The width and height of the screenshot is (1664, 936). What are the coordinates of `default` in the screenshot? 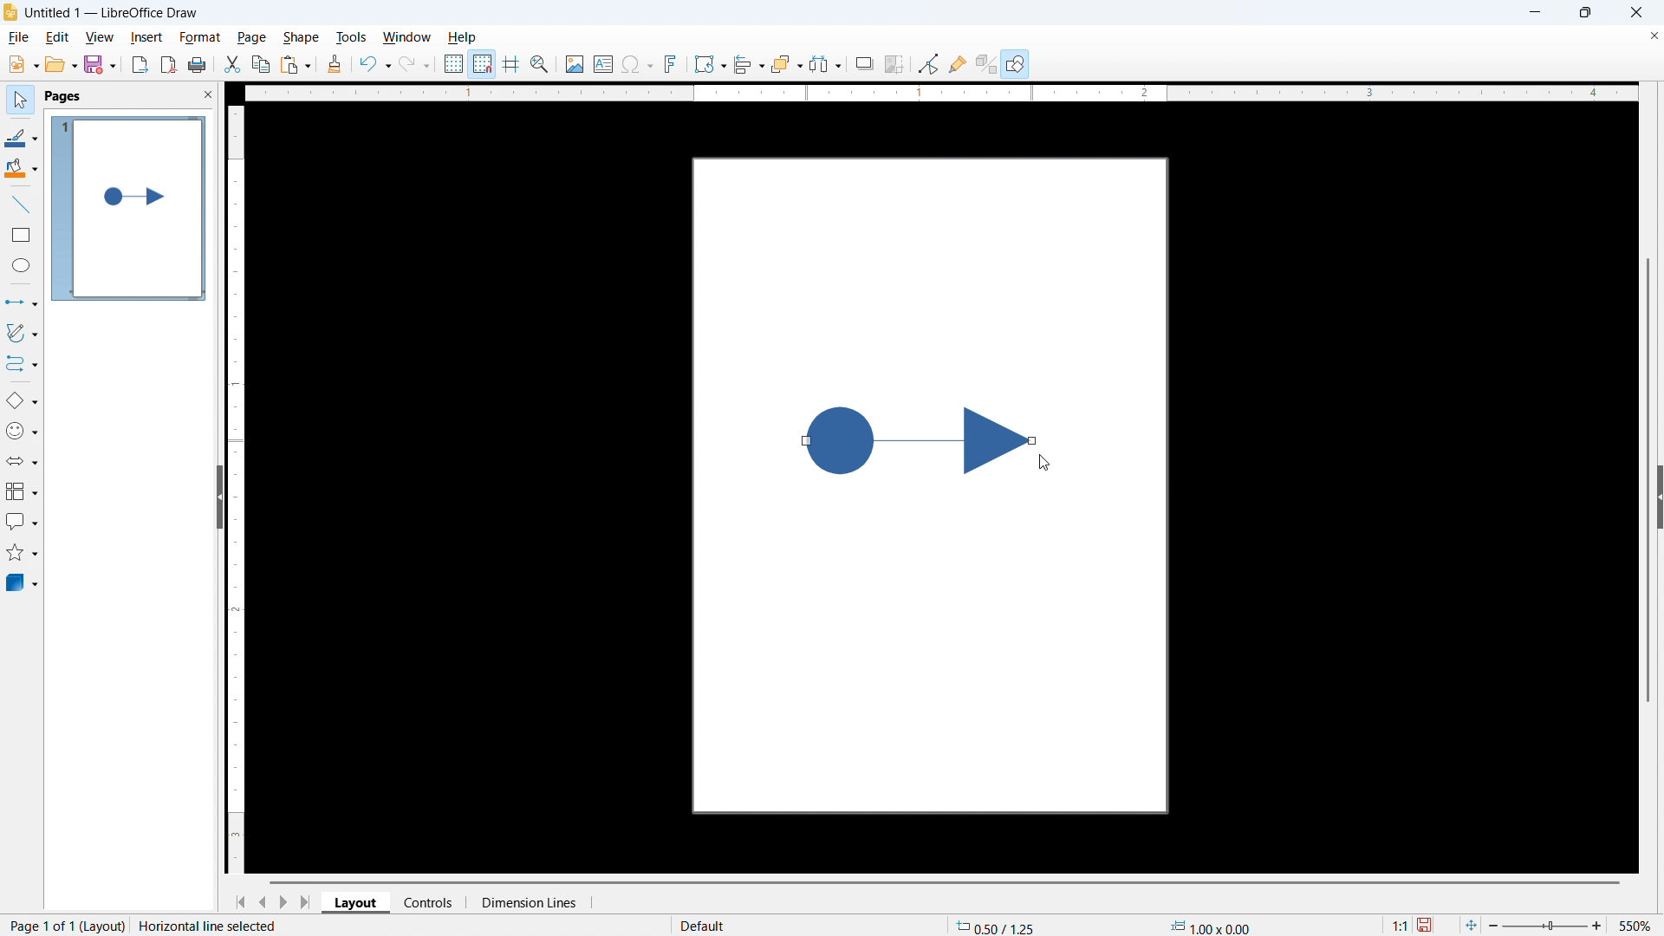 It's located at (706, 926).